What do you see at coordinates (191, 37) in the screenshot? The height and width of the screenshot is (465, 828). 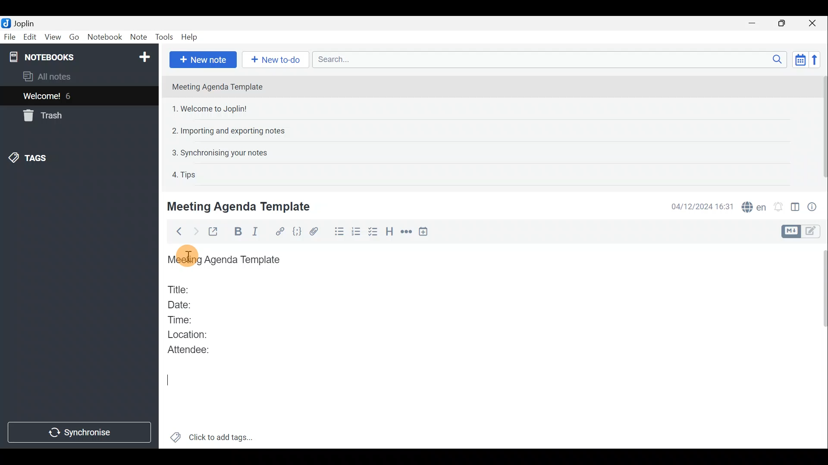 I see `Help` at bounding box center [191, 37].